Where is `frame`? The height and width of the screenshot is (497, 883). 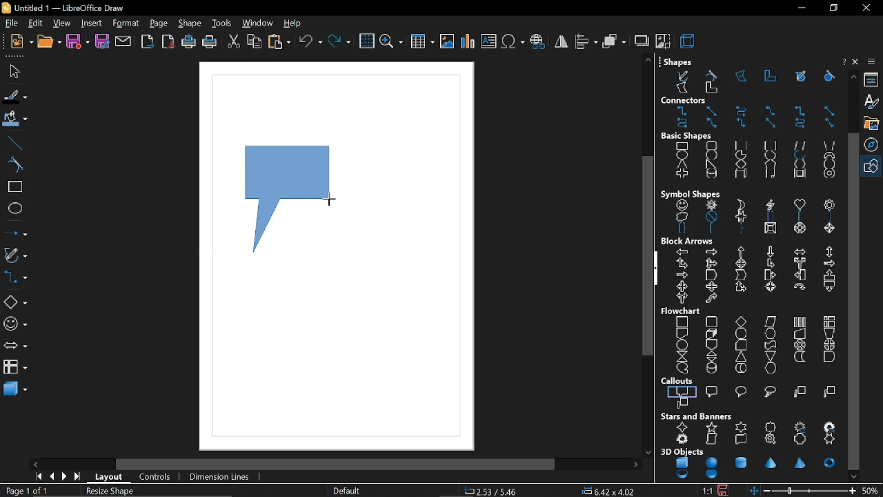
frame is located at coordinates (797, 174).